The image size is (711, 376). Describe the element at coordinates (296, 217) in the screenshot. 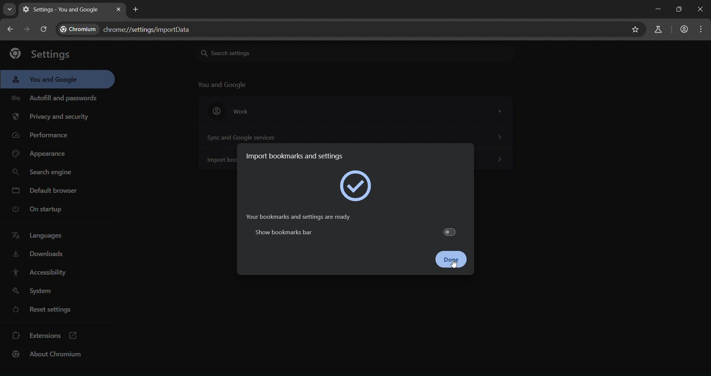

I see `Your bookmarks and settings are ready` at that location.